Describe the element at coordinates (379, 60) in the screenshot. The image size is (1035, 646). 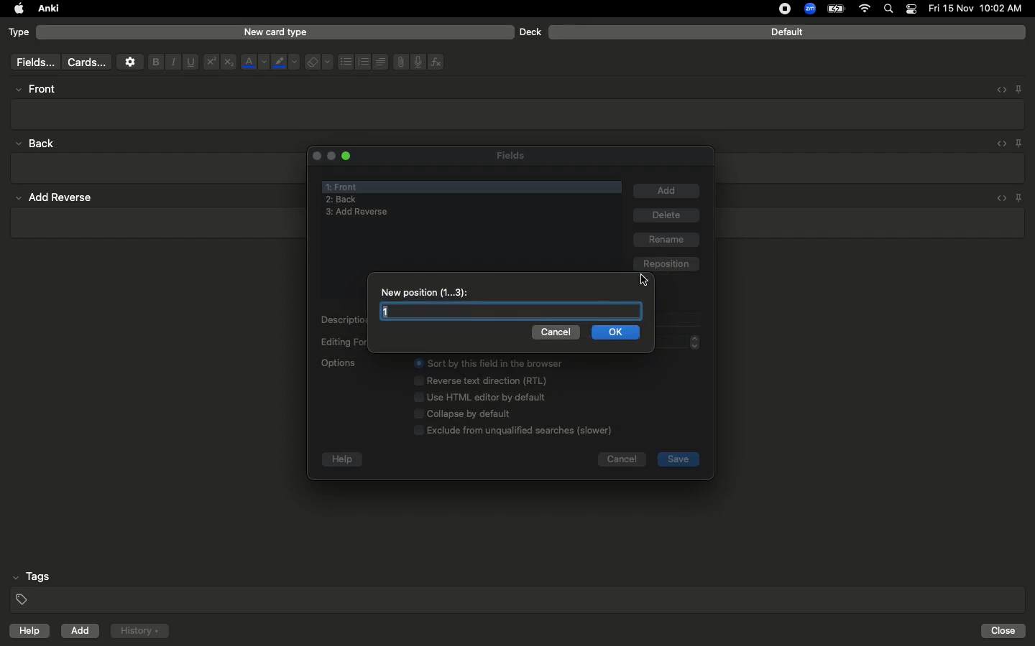
I see `Alignment` at that location.